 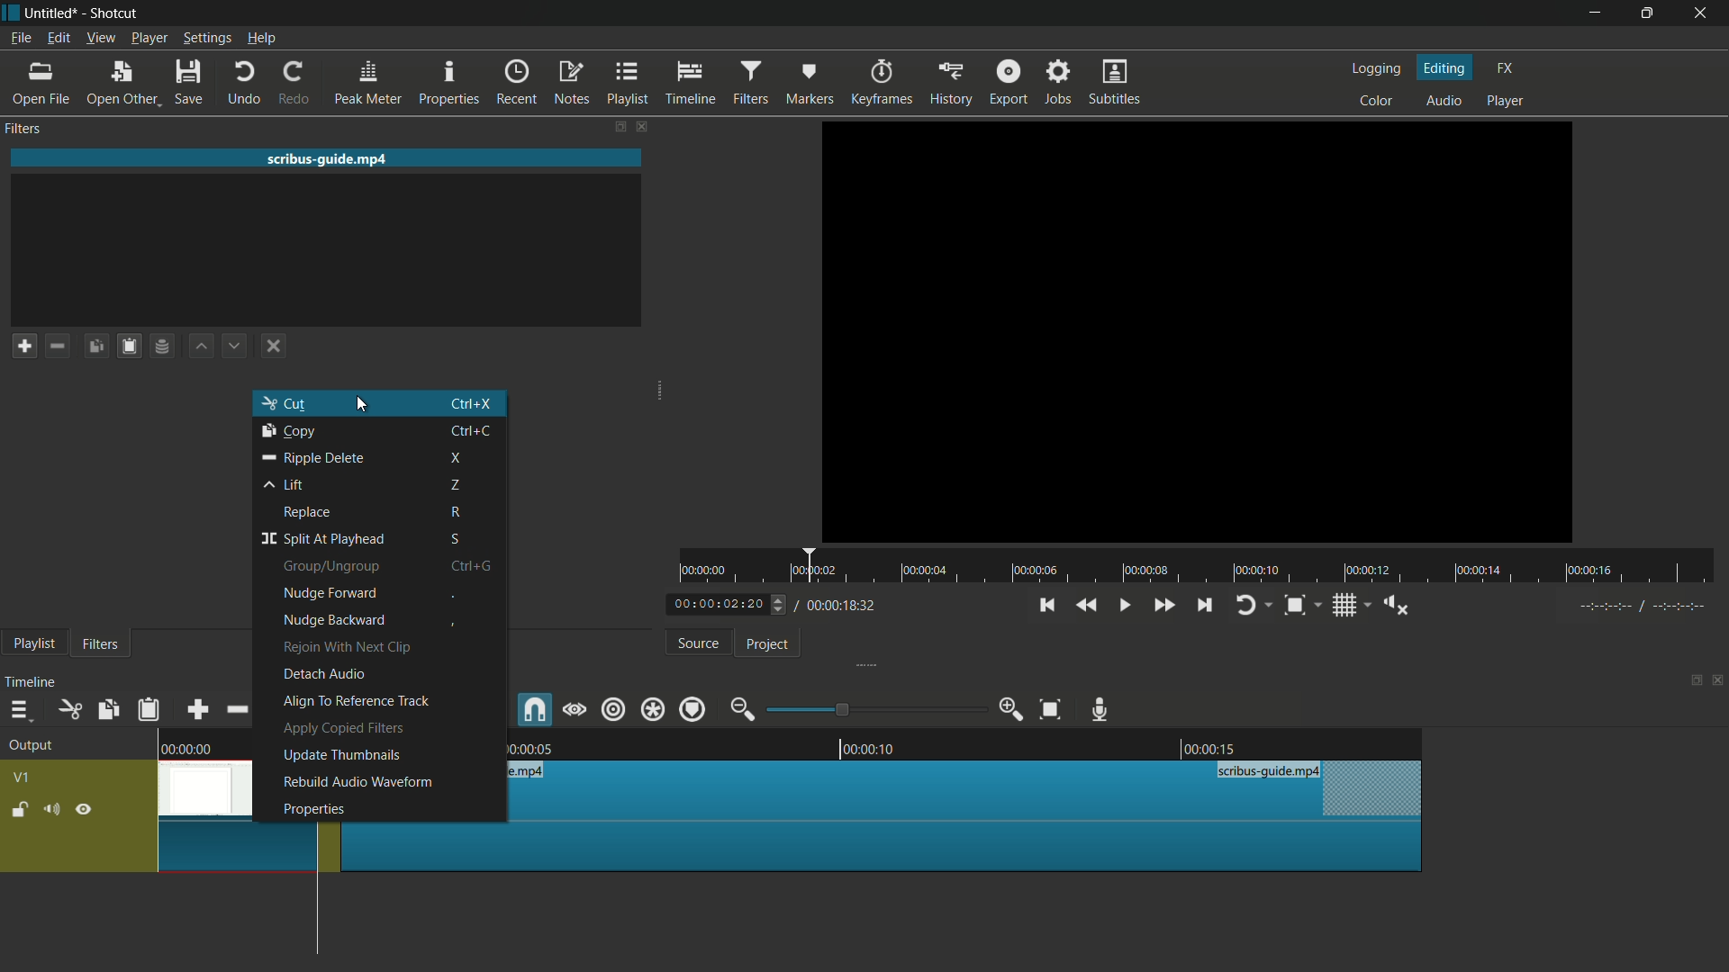 I want to click on audio, so click(x=1444, y=102).